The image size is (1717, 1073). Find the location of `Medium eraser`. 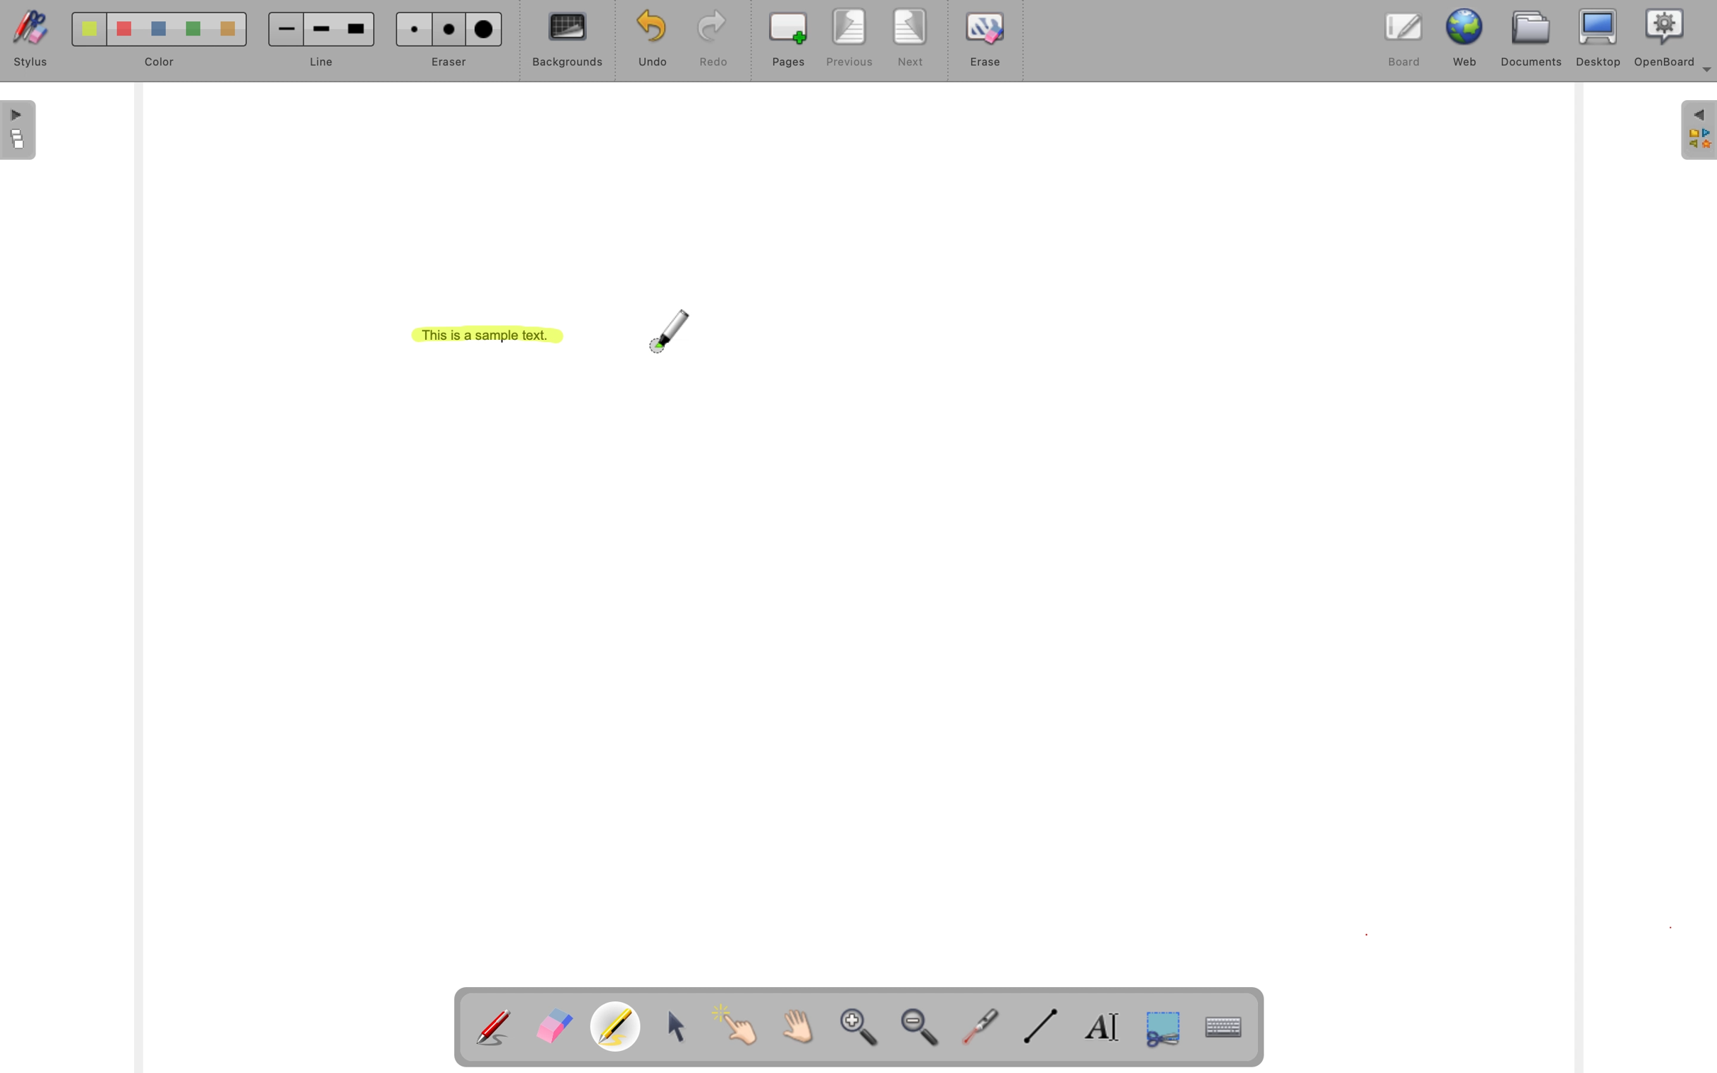

Medium eraser is located at coordinates (451, 31).